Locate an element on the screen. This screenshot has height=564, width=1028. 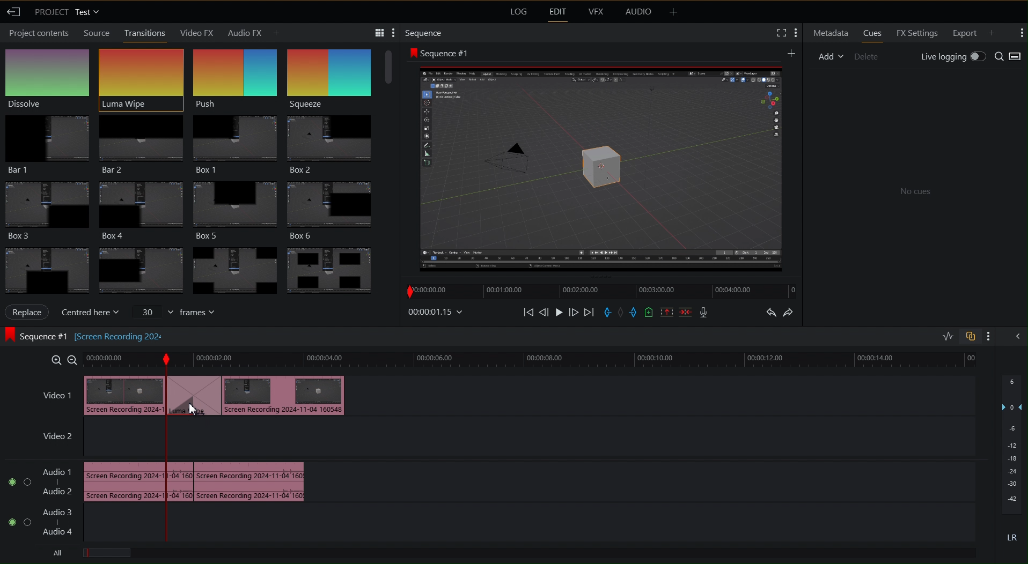
Timestamp is located at coordinates (438, 312).